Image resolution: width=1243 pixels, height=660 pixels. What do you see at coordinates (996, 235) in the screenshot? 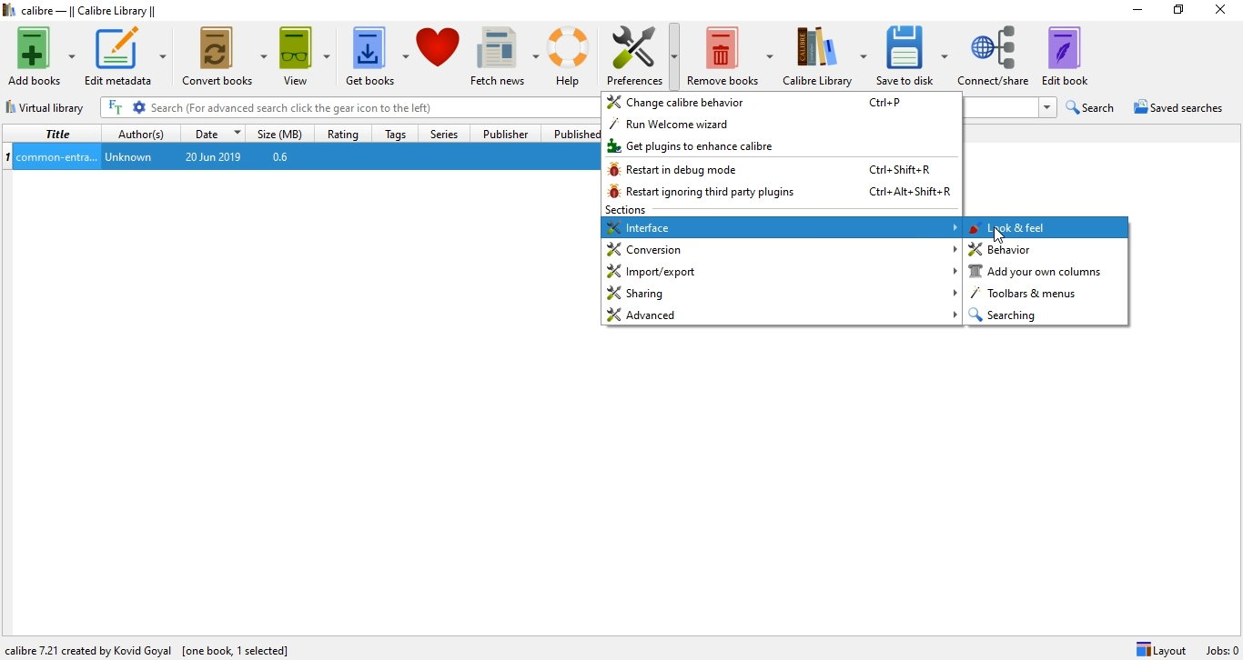
I see `cursor` at bounding box center [996, 235].